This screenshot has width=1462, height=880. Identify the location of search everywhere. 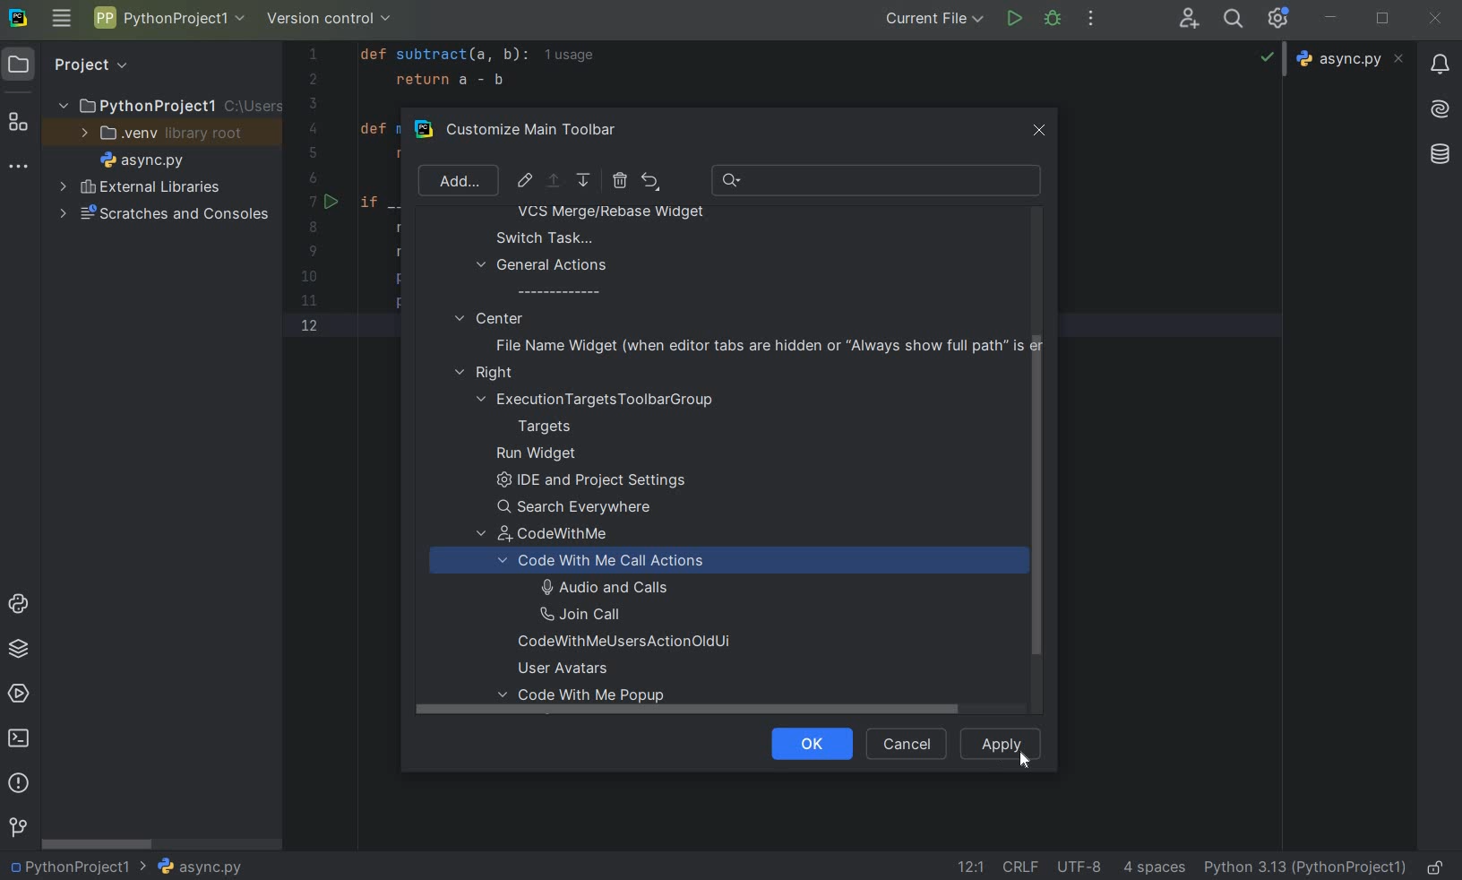
(581, 507).